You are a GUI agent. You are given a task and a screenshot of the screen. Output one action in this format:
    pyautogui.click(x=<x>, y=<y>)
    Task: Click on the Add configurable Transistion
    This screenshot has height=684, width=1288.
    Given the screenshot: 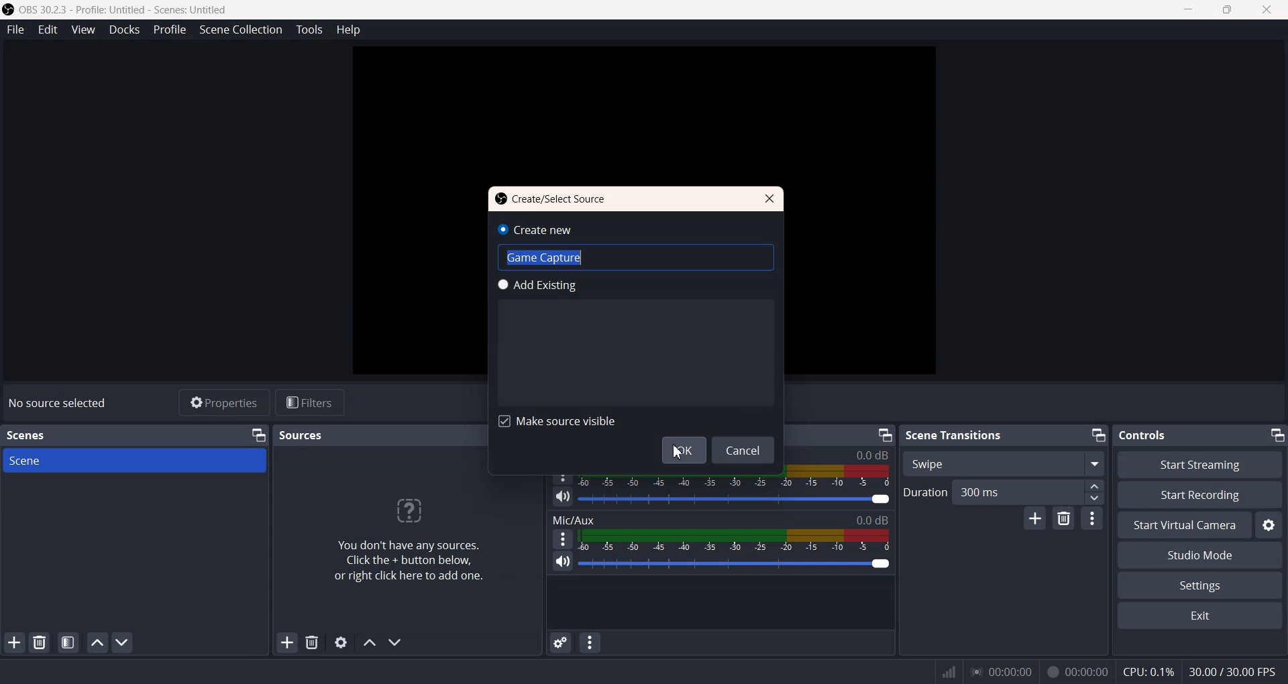 What is the action you would take?
    pyautogui.click(x=1035, y=518)
    